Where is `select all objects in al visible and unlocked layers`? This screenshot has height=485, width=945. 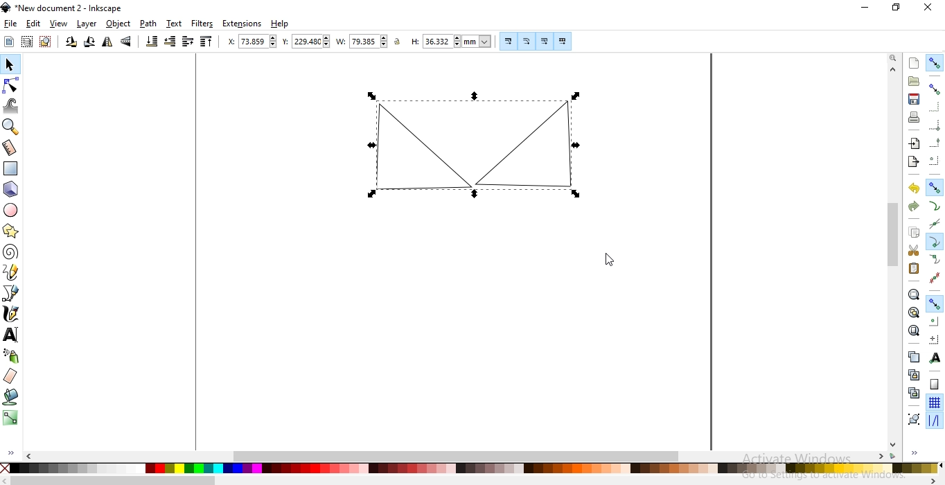
select all objects in al visible and unlocked layers is located at coordinates (26, 43).